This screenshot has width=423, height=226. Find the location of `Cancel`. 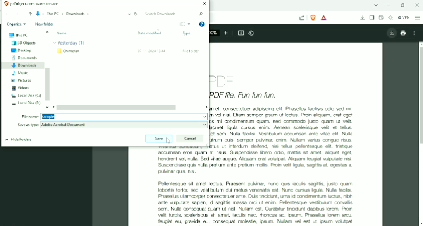

Cancel is located at coordinates (190, 139).